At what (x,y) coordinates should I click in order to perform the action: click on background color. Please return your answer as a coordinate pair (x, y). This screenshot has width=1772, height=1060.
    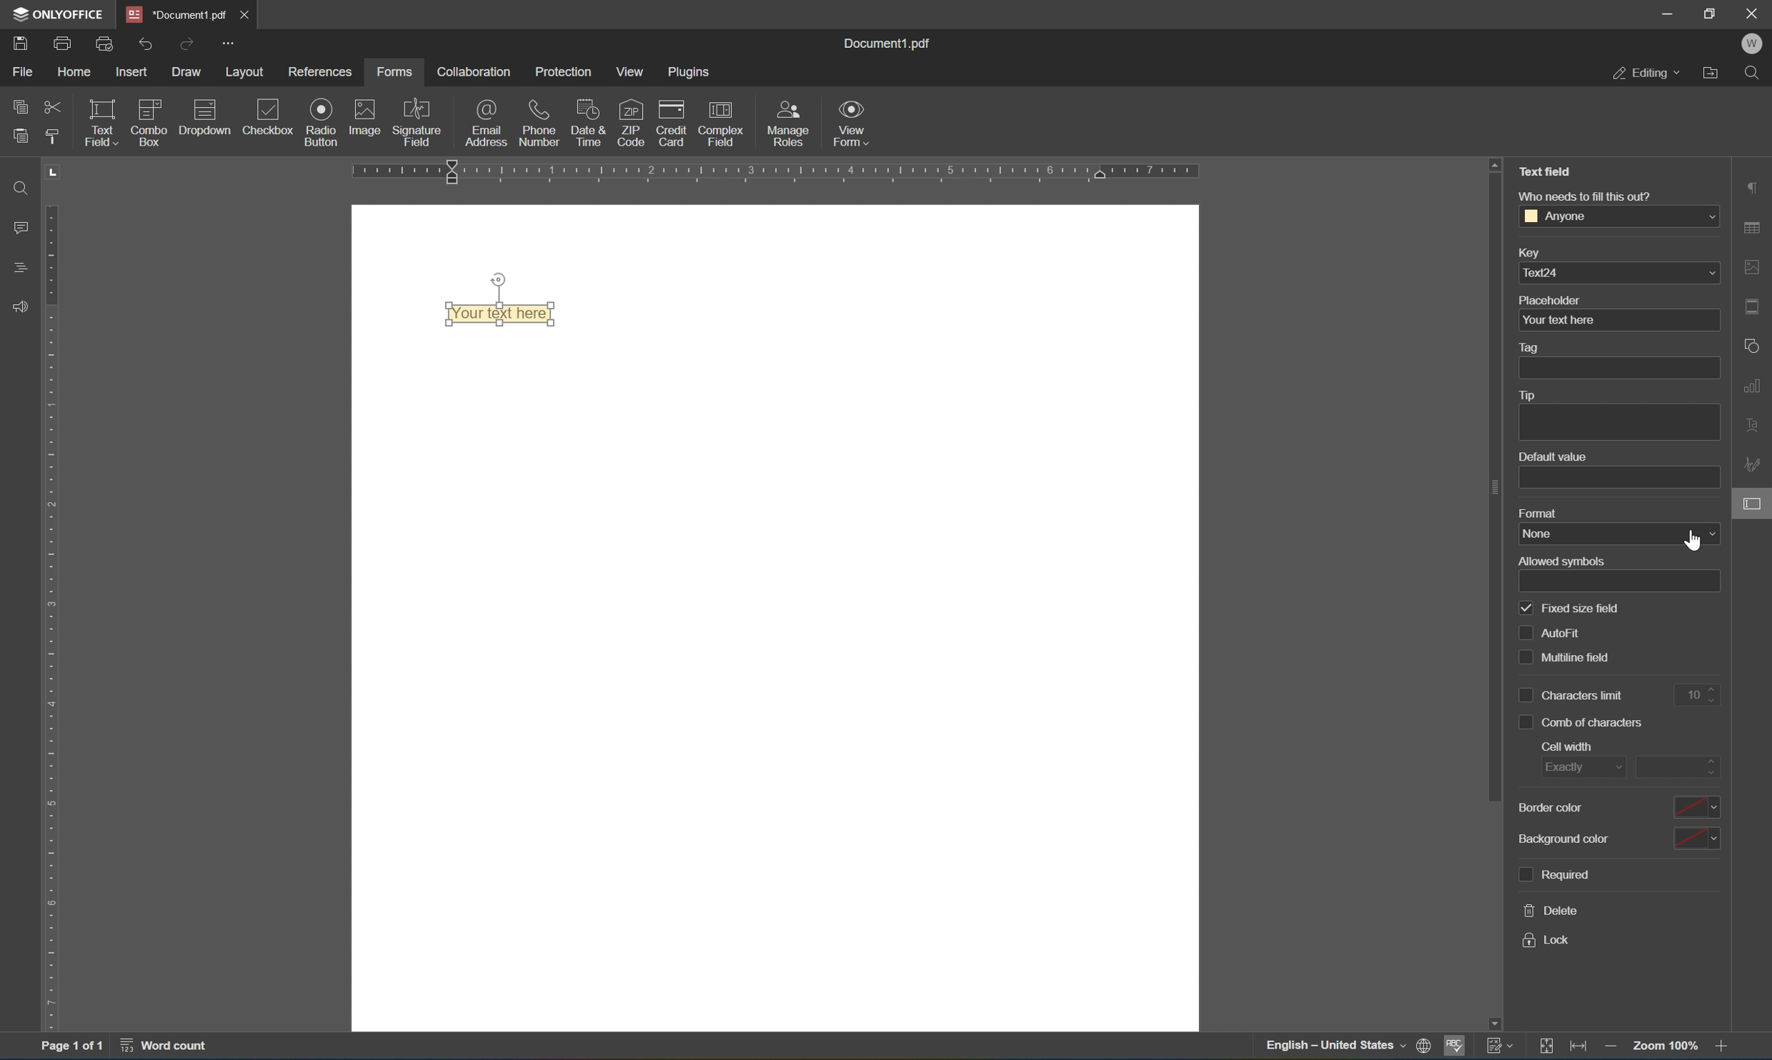
    Looking at the image, I should click on (1564, 841).